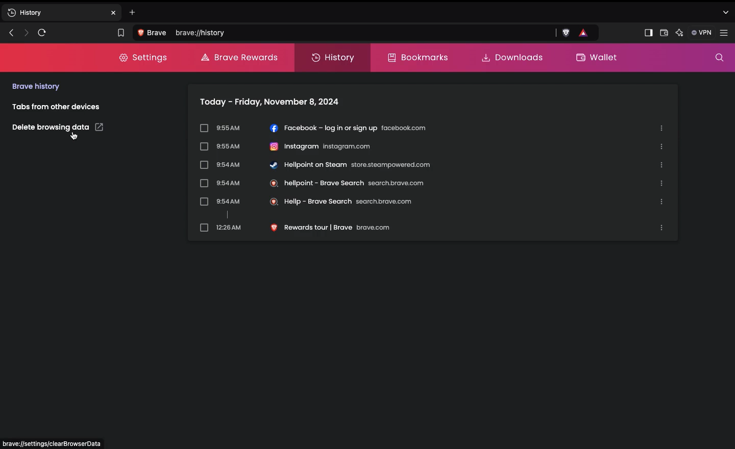 This screenshot has height=449, width=735. Describe the element at coordinates (33, 86) in the screenshot. I see `Brave history` at that location.